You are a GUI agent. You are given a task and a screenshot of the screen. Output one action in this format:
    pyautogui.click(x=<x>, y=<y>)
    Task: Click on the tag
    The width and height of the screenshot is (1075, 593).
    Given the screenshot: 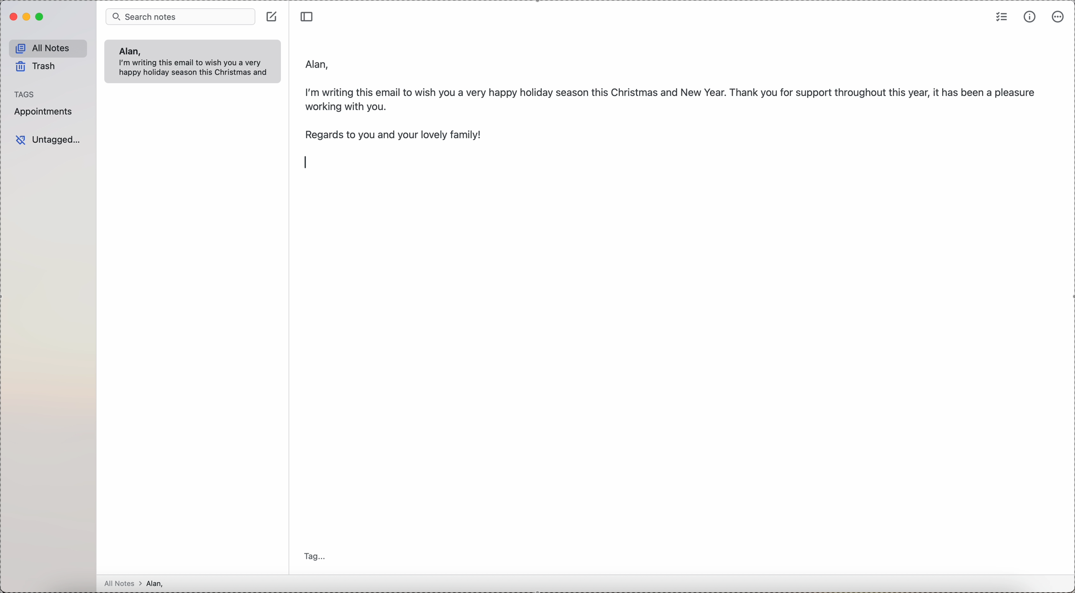 What is the action you would take?
    pyautogui.click(x=317, y=557)
    